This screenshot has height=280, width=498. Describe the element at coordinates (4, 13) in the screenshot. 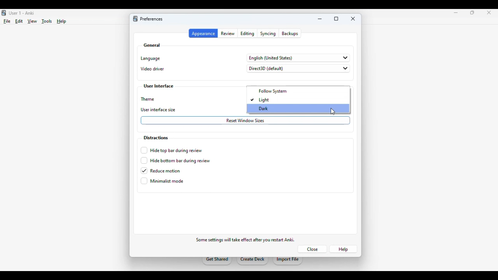

I see `logo` at that location.